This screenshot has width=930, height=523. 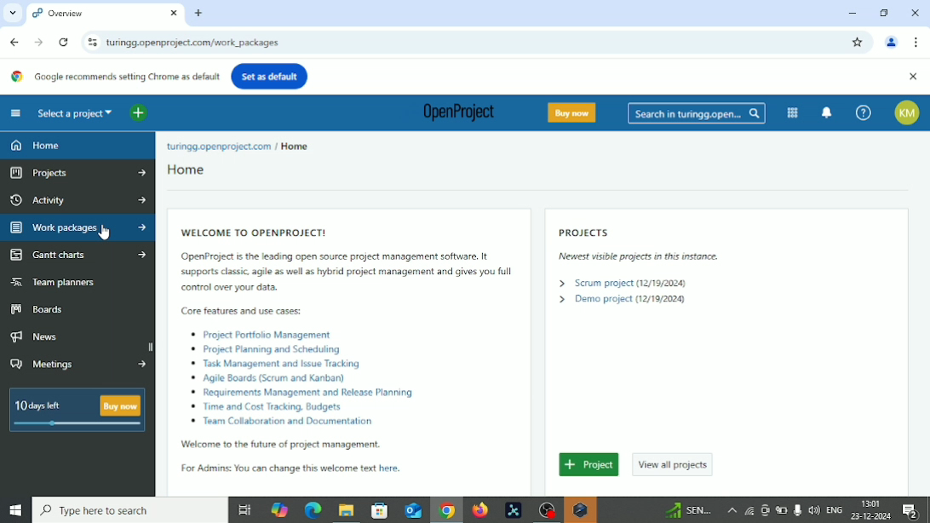 I want to click on ‘Welcome to the future of project management., so click(x=269, y=444).